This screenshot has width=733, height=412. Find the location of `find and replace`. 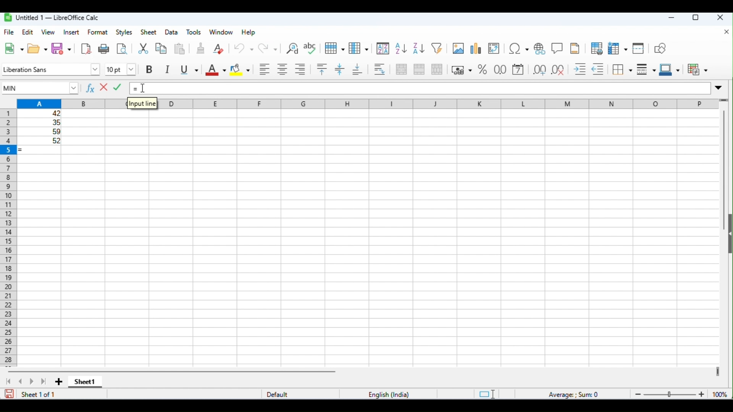

find and replace is located at coordinates (291, 48).